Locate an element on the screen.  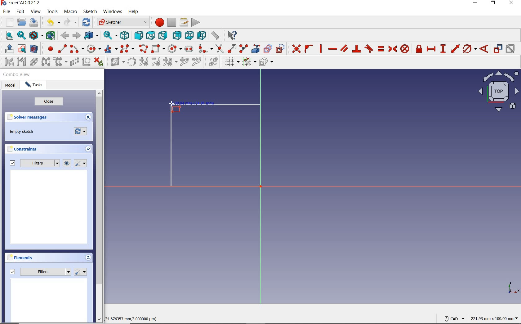
split edge is located at coordinates (243, 49).